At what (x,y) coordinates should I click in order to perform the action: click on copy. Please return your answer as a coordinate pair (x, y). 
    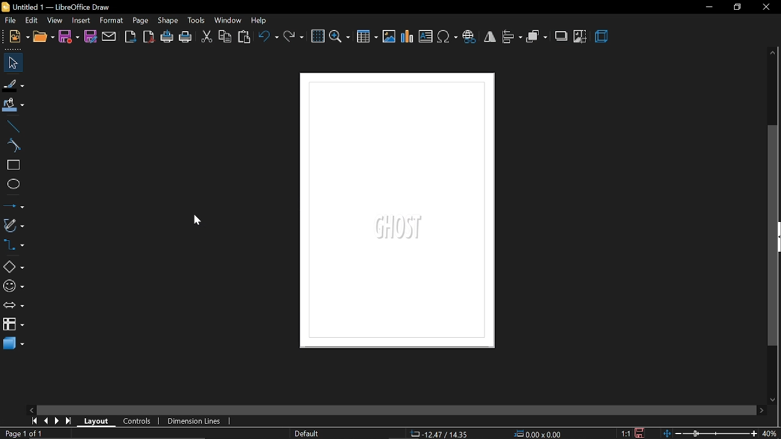
    Looking at the image, I should click on (226, 37).